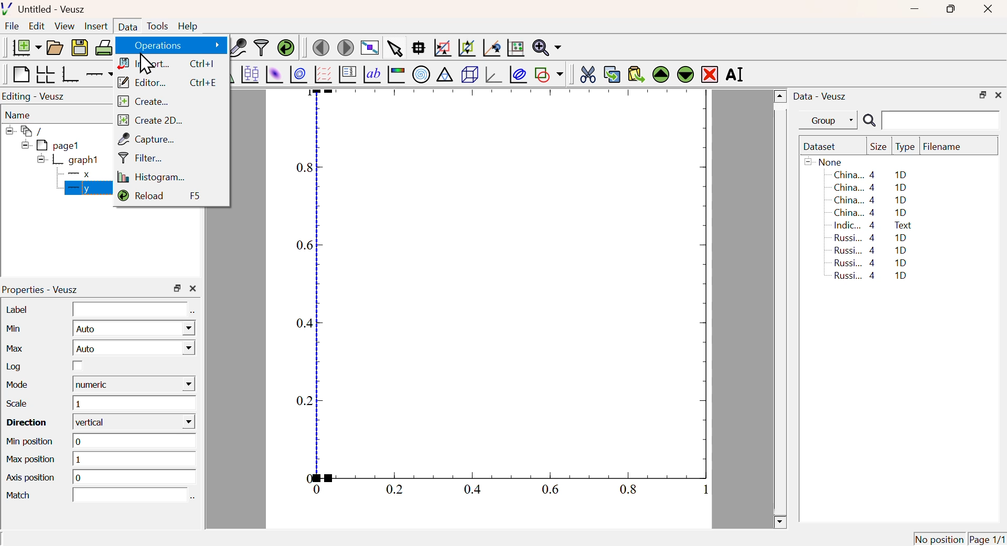  I want to click on Log, so click(16, 366).